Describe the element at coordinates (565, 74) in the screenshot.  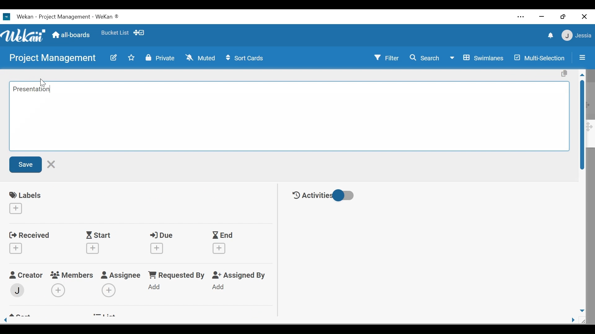
I see `Copy` at that location.